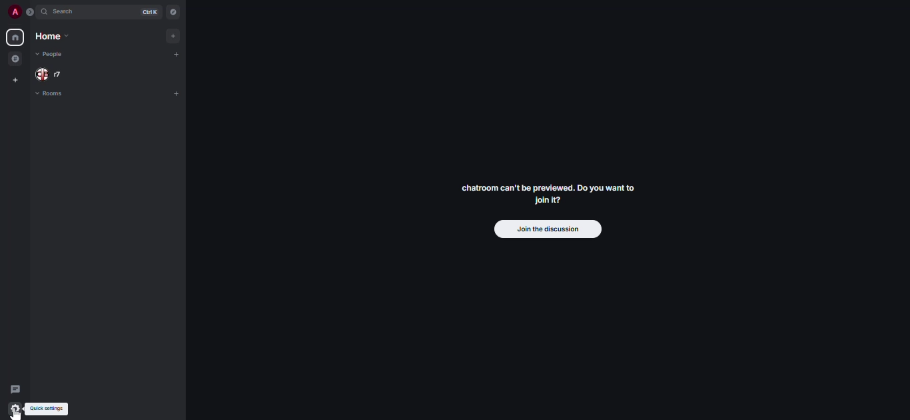  What do you see at coordinates (53, 74) in the screenshot?
I see `people` at bounding box center [53, 74].